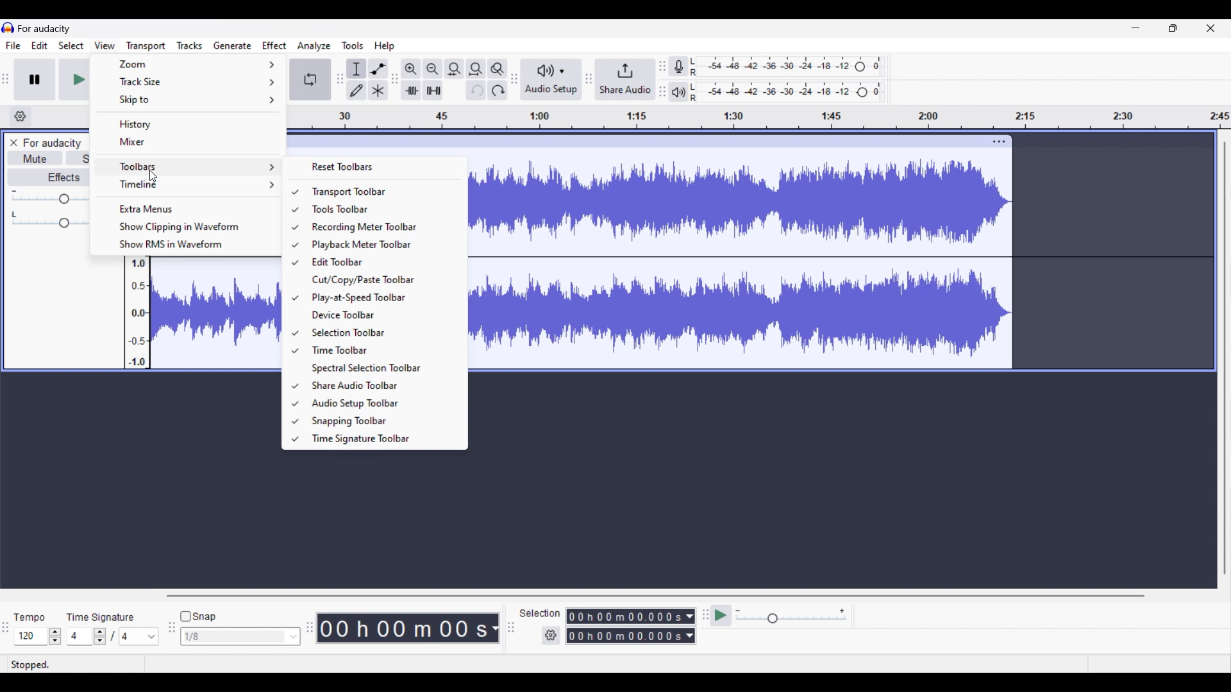  What do you see at coordinates (454, 69) in the screenshot?
I see `Fit selection to width` at bounding box center [454, 69].